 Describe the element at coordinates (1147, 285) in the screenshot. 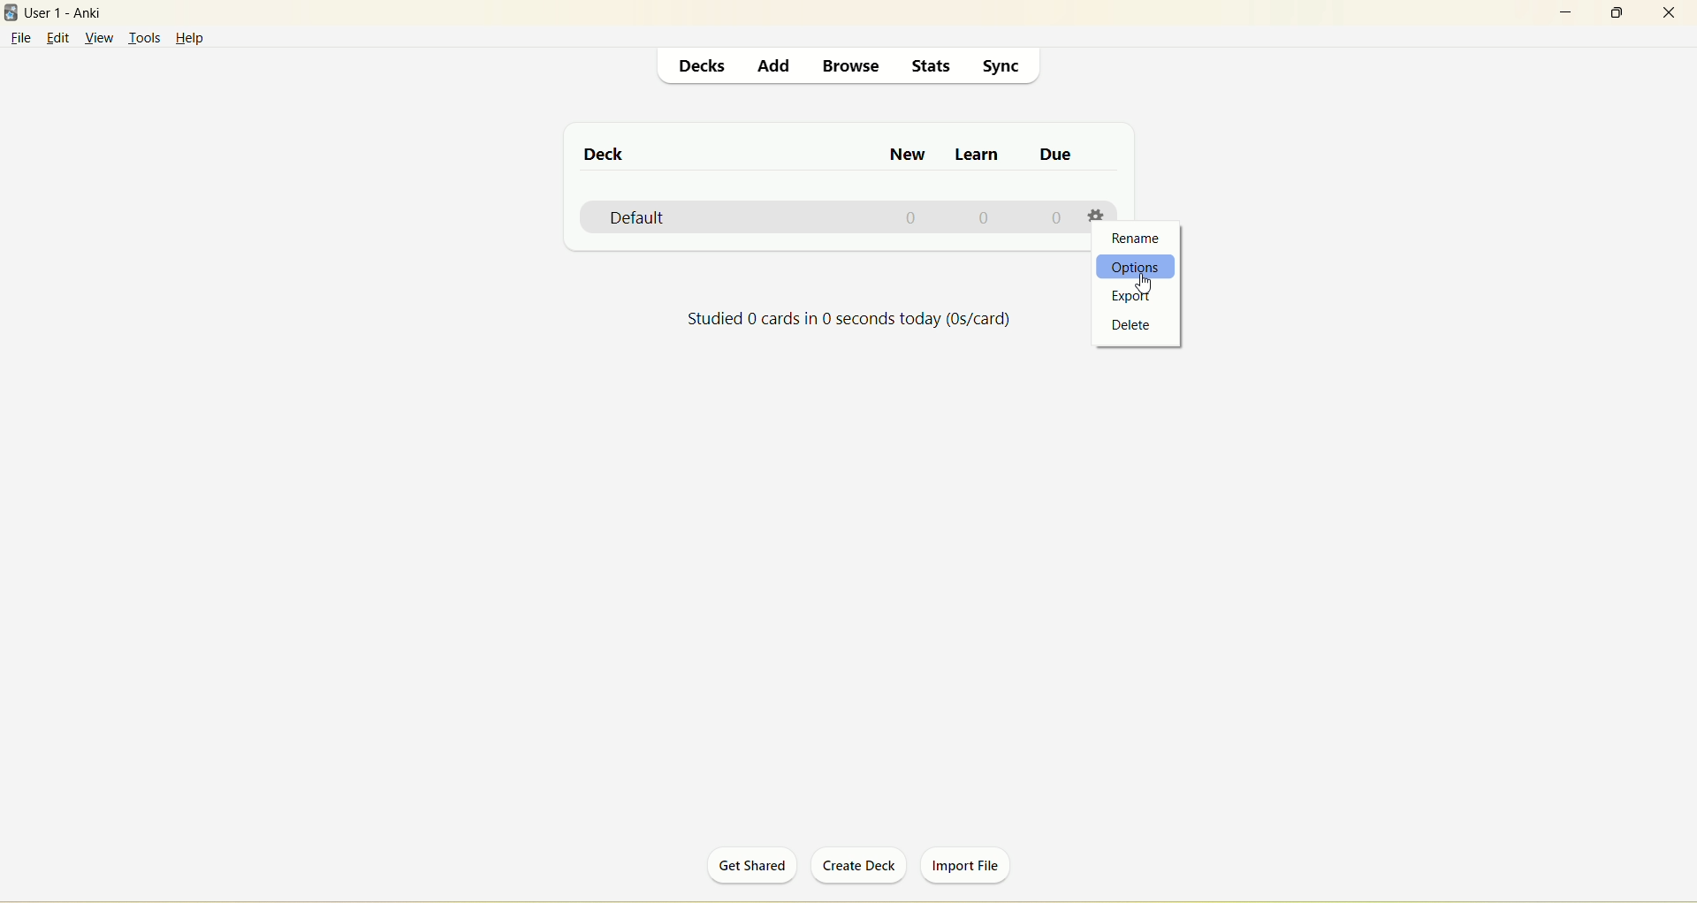

I see `cursor` at that location.